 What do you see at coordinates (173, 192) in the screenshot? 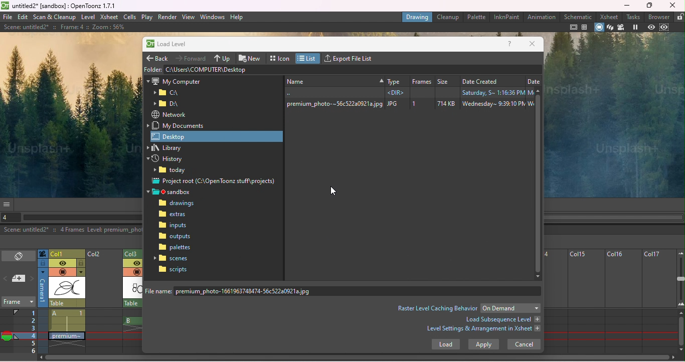
I see `Sandbox` at bounding box center [173, 192].